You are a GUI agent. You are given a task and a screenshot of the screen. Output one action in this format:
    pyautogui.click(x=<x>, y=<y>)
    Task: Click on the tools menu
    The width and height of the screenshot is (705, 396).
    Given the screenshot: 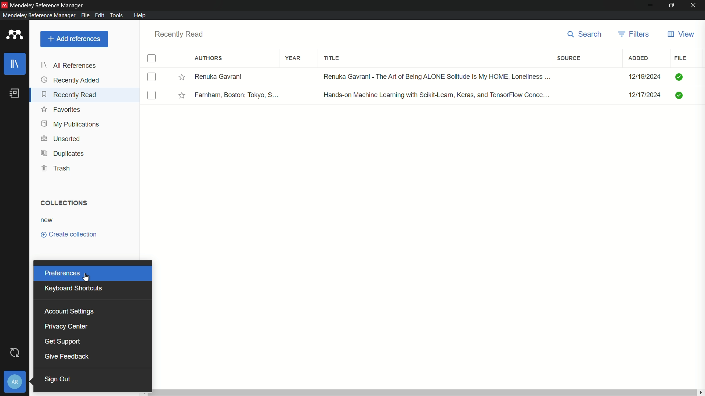 What is the action you would take?
    pyautogui.click(x=117, y=15)
    